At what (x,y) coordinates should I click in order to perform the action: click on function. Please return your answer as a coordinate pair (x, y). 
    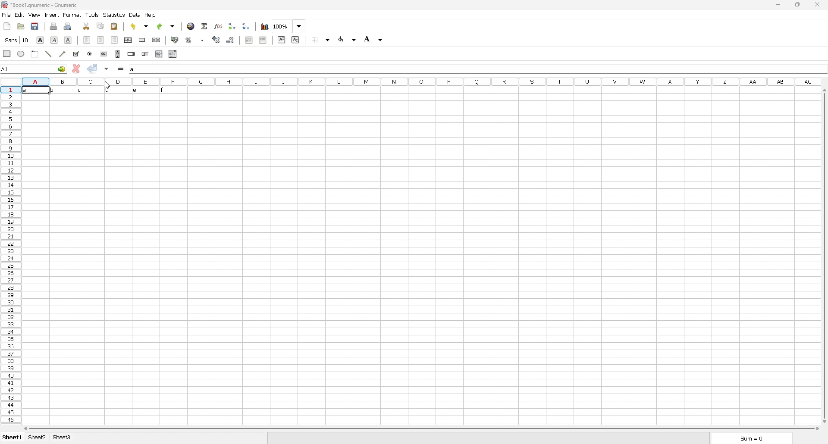
    Looking at the image, I should click on (219, 26).